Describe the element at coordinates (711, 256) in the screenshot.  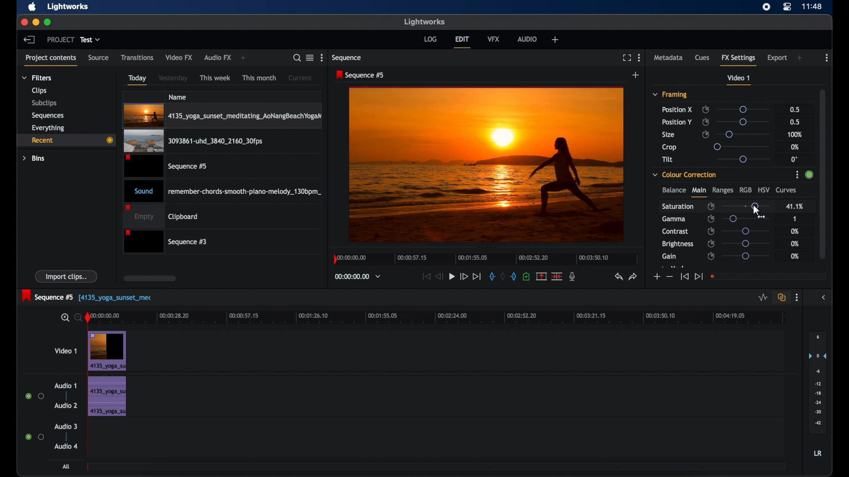
I see `enable/disable keyframes` at that location.